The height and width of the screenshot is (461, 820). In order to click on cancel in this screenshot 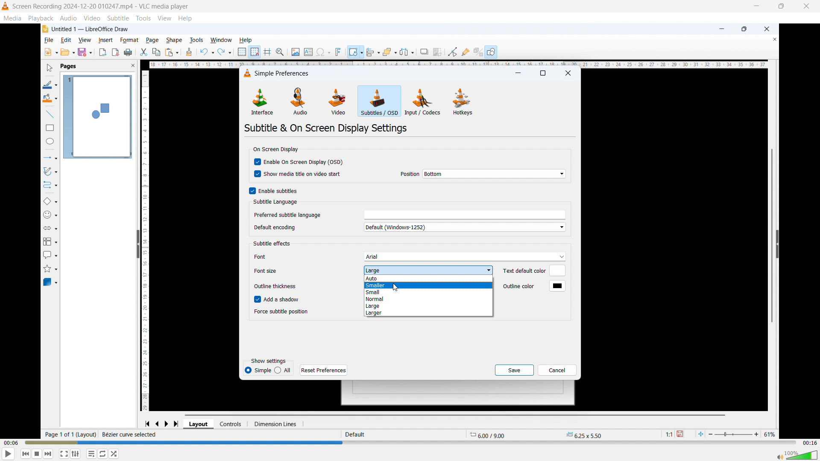, I will do `click(557, 370)`.